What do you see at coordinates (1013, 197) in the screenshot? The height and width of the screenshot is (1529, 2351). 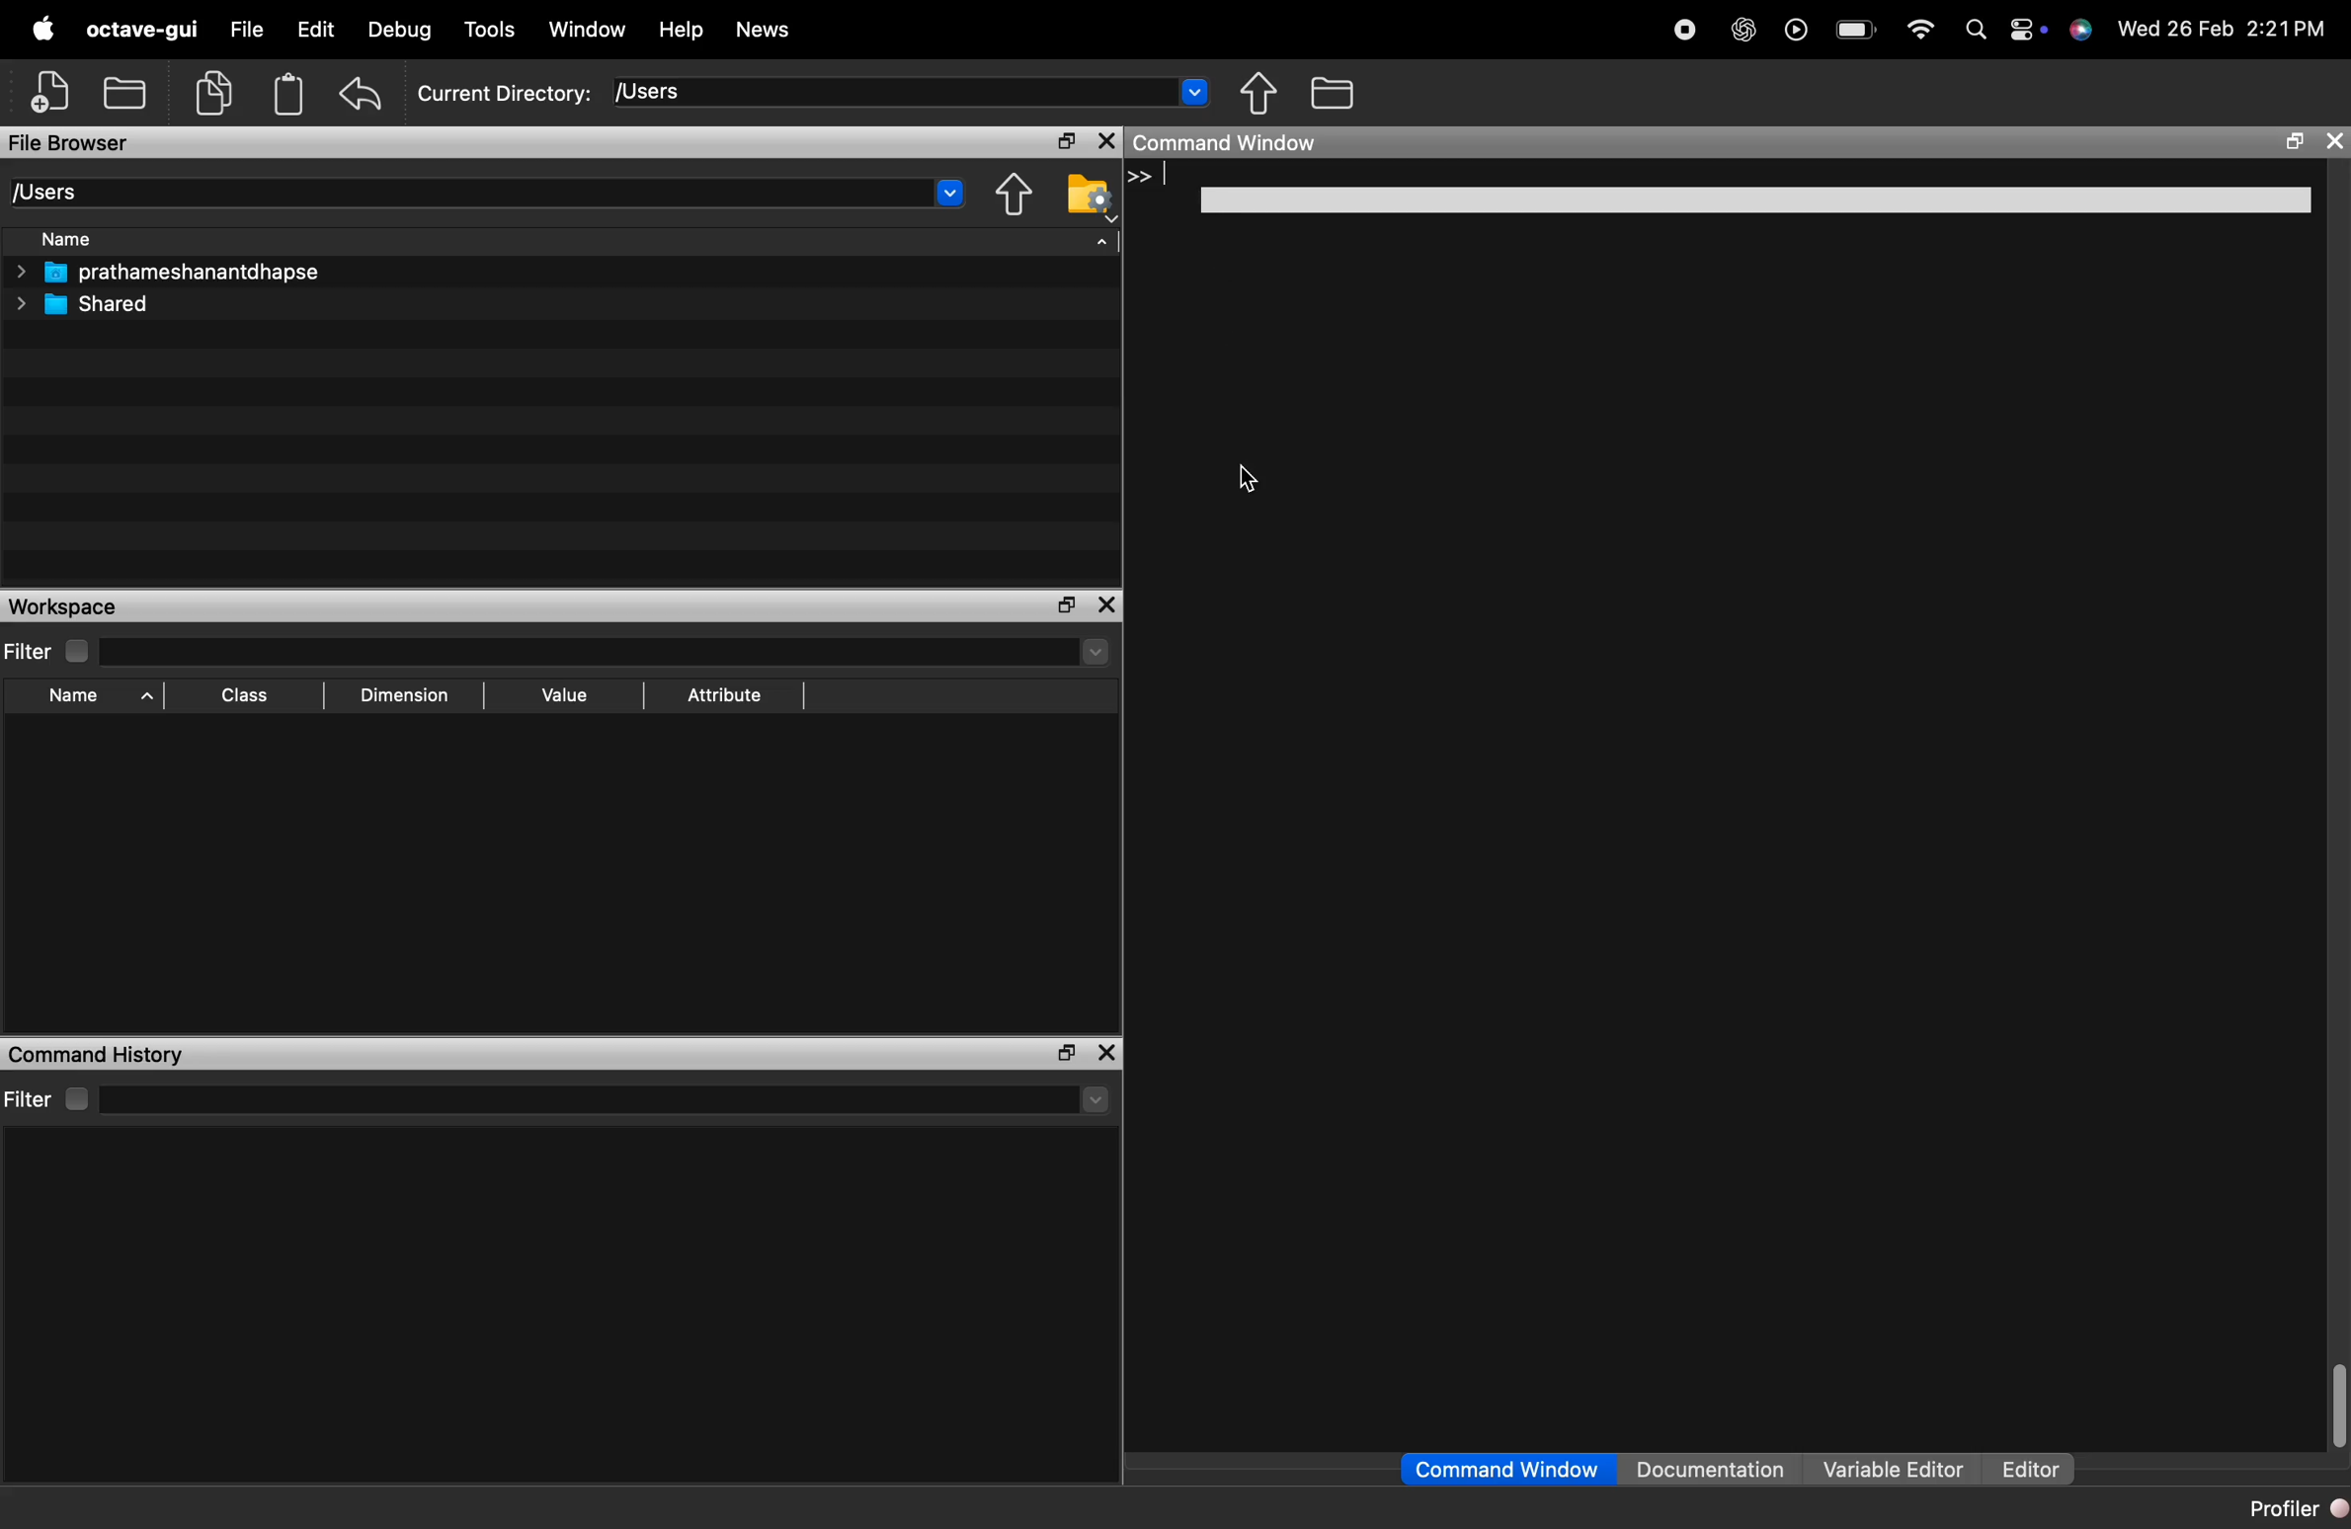 I see `one directory up` at bounding box center [1013, 197].